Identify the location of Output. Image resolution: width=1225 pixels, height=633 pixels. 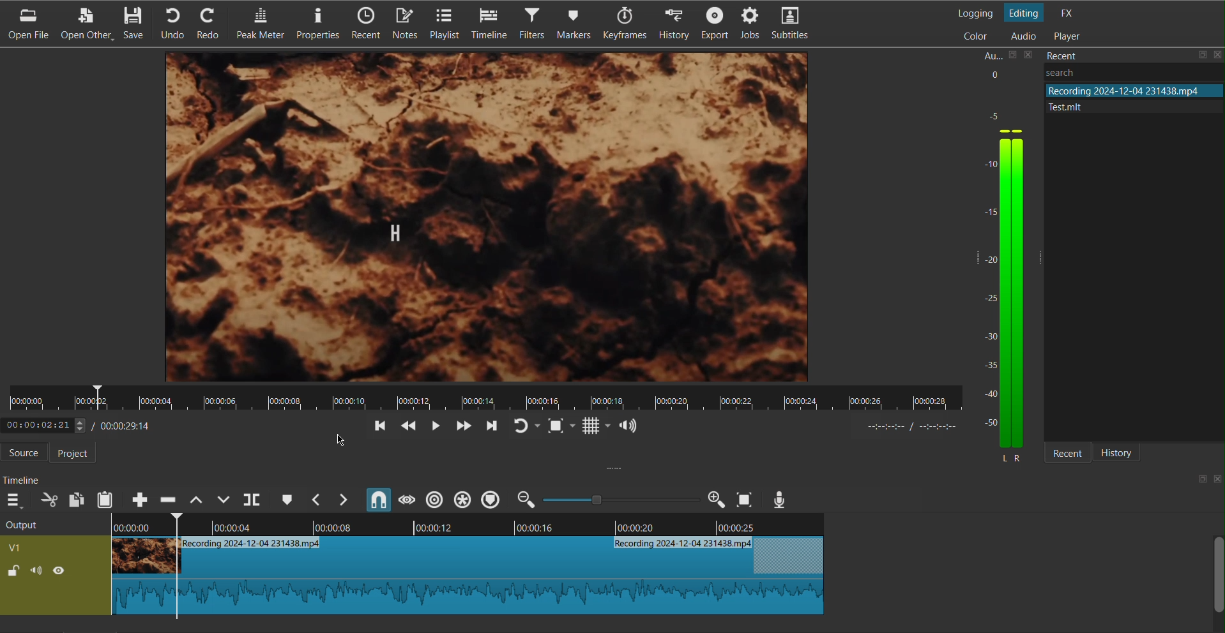
(50, 525).